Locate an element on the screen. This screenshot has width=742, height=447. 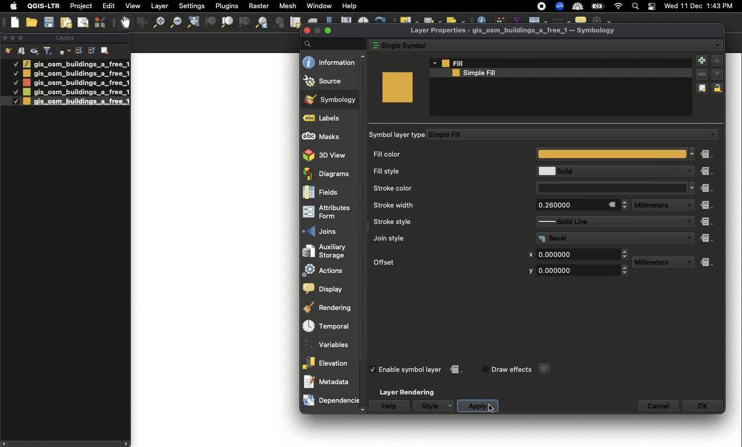
Manage map themes is located at coordinates (35, 51).